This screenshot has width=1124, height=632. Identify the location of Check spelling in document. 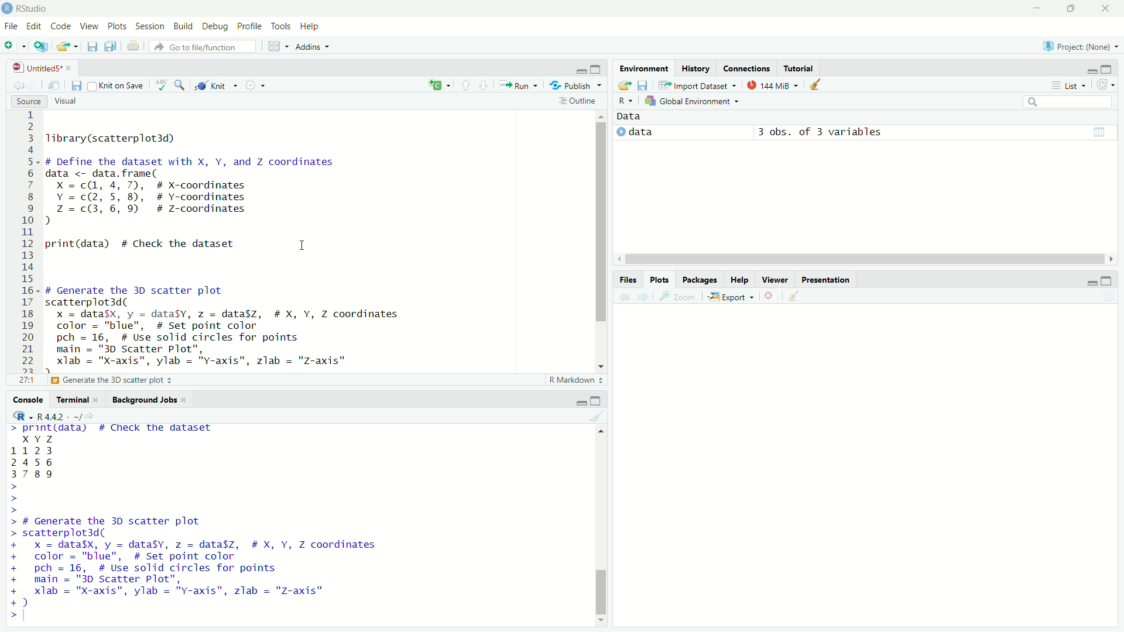
(163, 84).